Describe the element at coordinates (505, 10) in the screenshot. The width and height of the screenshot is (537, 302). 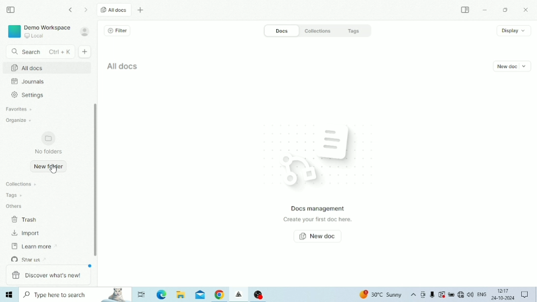
I see `Restore Down` at that location.